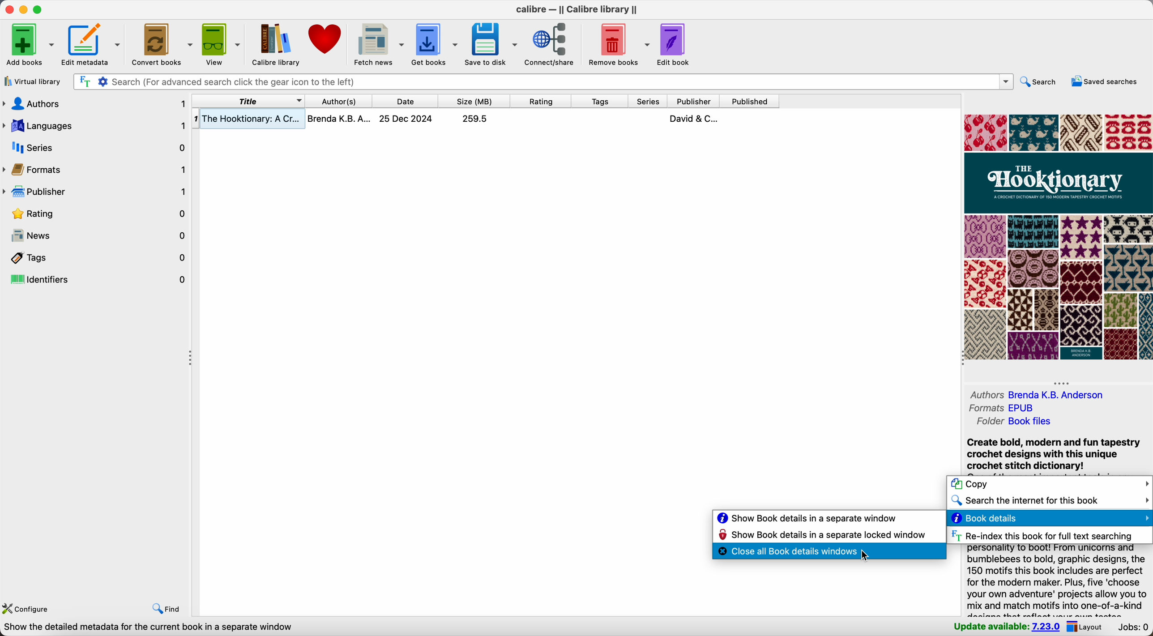 The image size is (1153, 636). I want to click on fetch news, so click(378, 43).